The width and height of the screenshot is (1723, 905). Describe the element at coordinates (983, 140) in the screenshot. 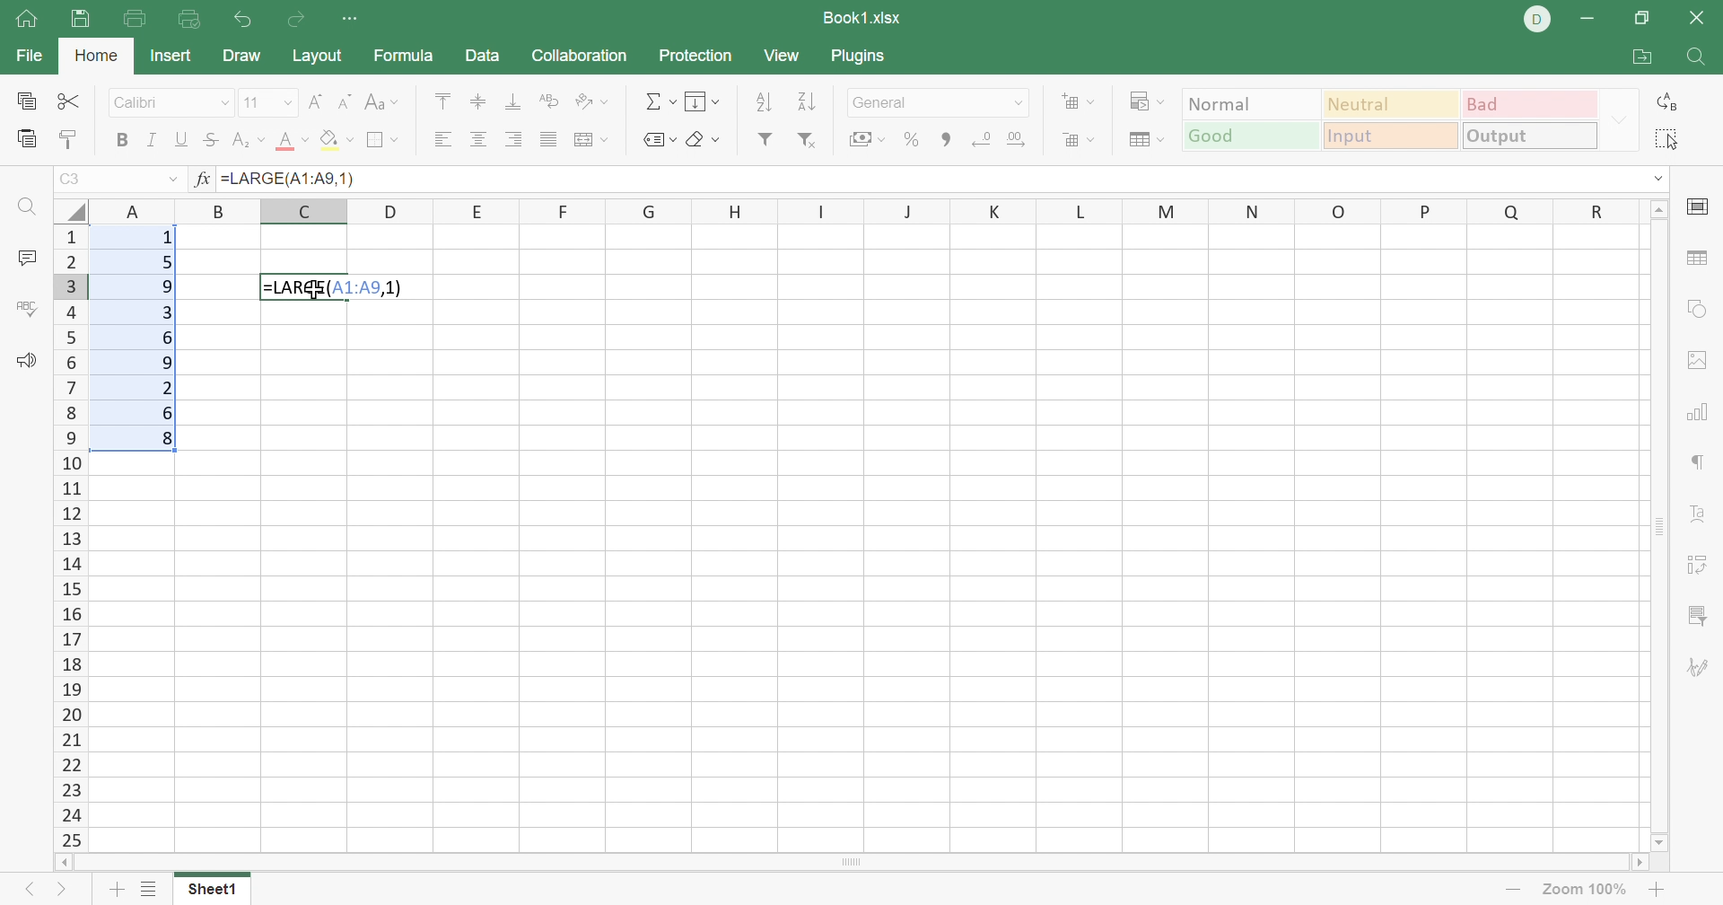

I see `Decrease decimal` at that location.